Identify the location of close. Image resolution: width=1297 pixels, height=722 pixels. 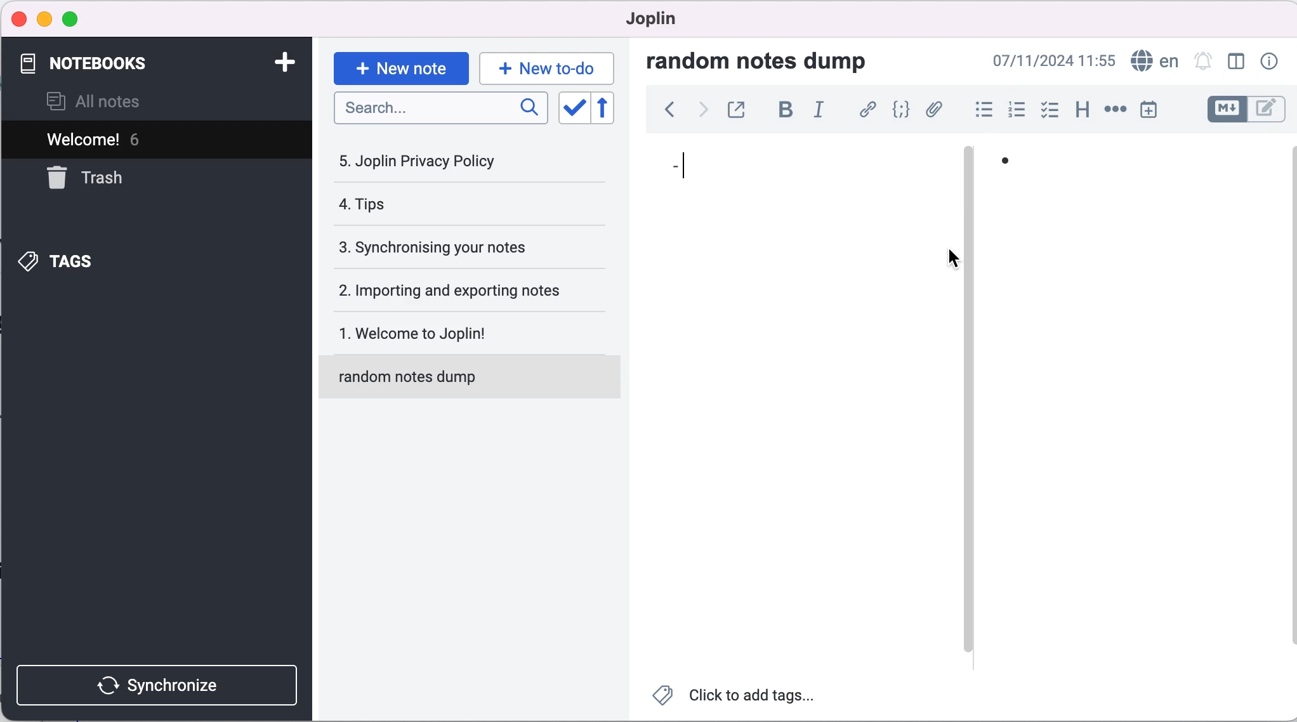
(18, 18).